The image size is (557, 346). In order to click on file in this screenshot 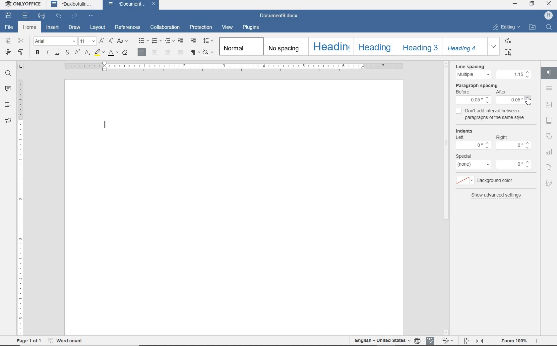, I will do `click(10, 29)`.